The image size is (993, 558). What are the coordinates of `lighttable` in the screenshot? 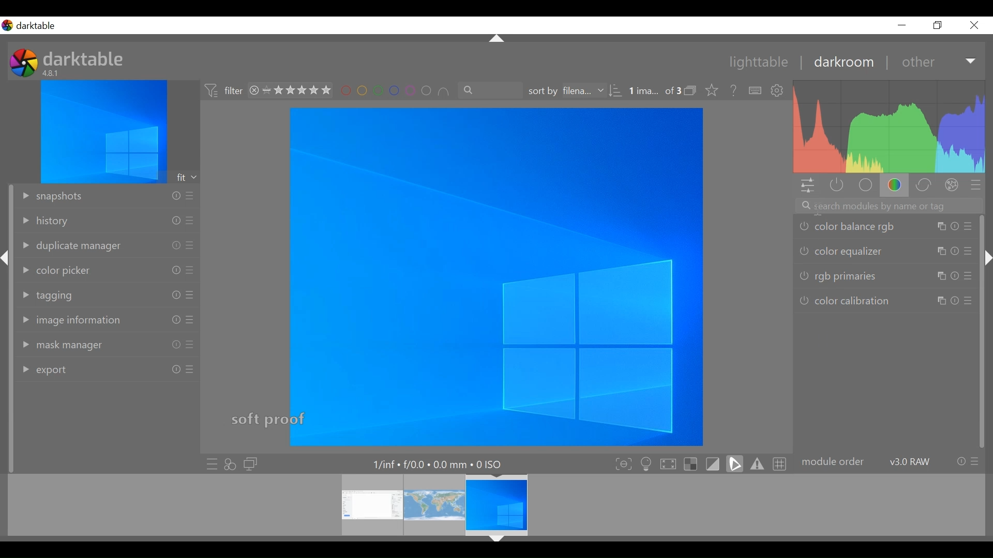 It's located at (758, 63).